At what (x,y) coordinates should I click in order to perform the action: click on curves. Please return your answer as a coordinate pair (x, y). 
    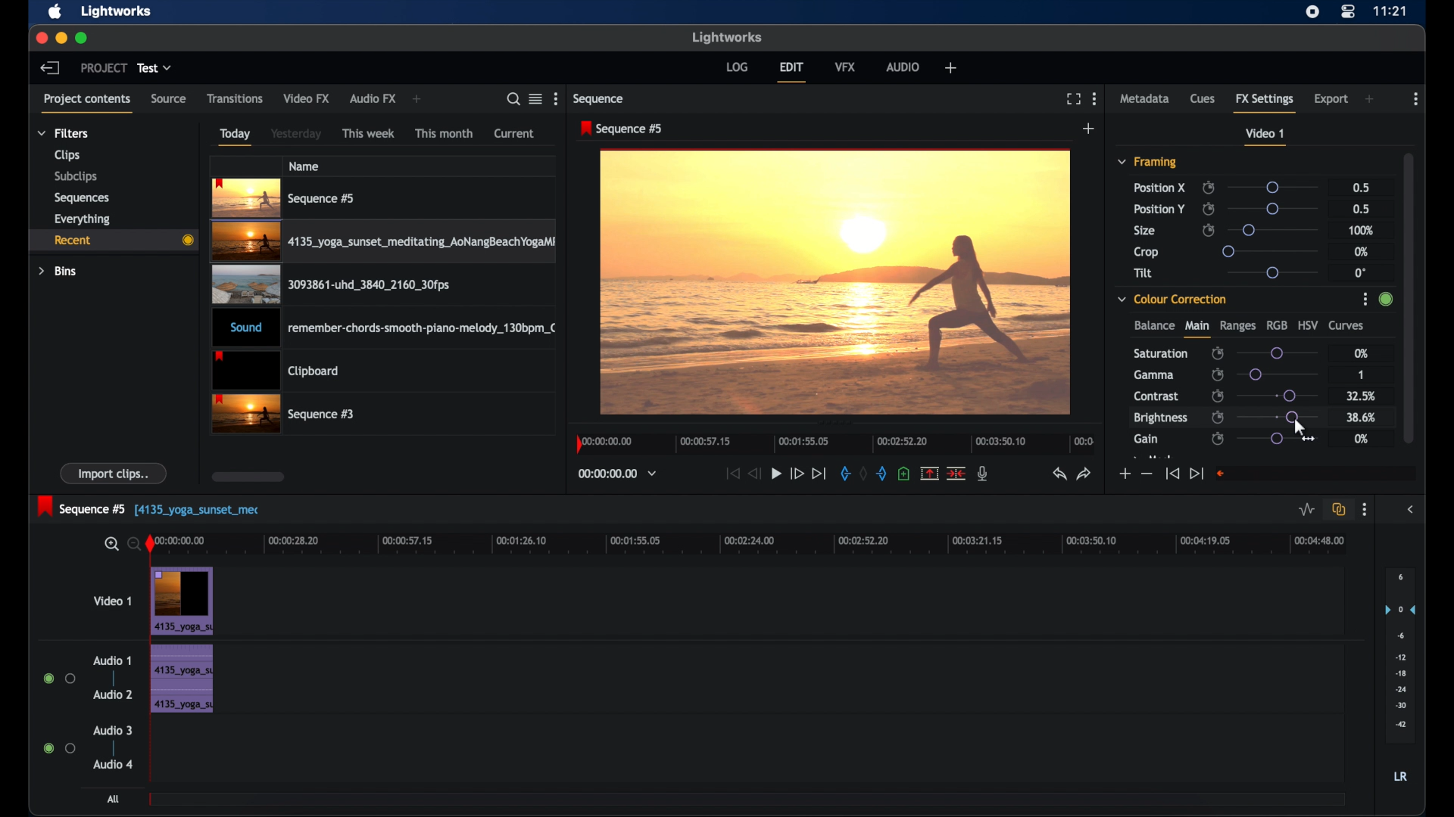
    Looking at the image, I should click on (1346, 326).